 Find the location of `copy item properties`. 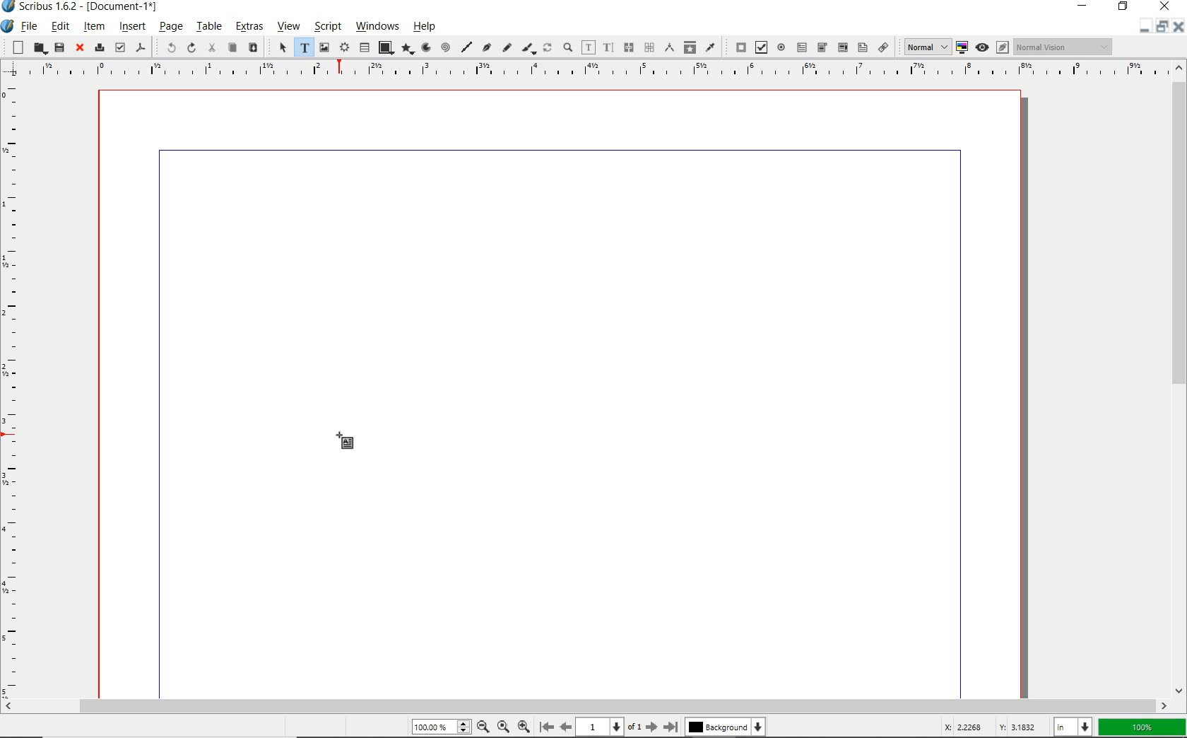

copy item properties is located at coordinates (690, 47).